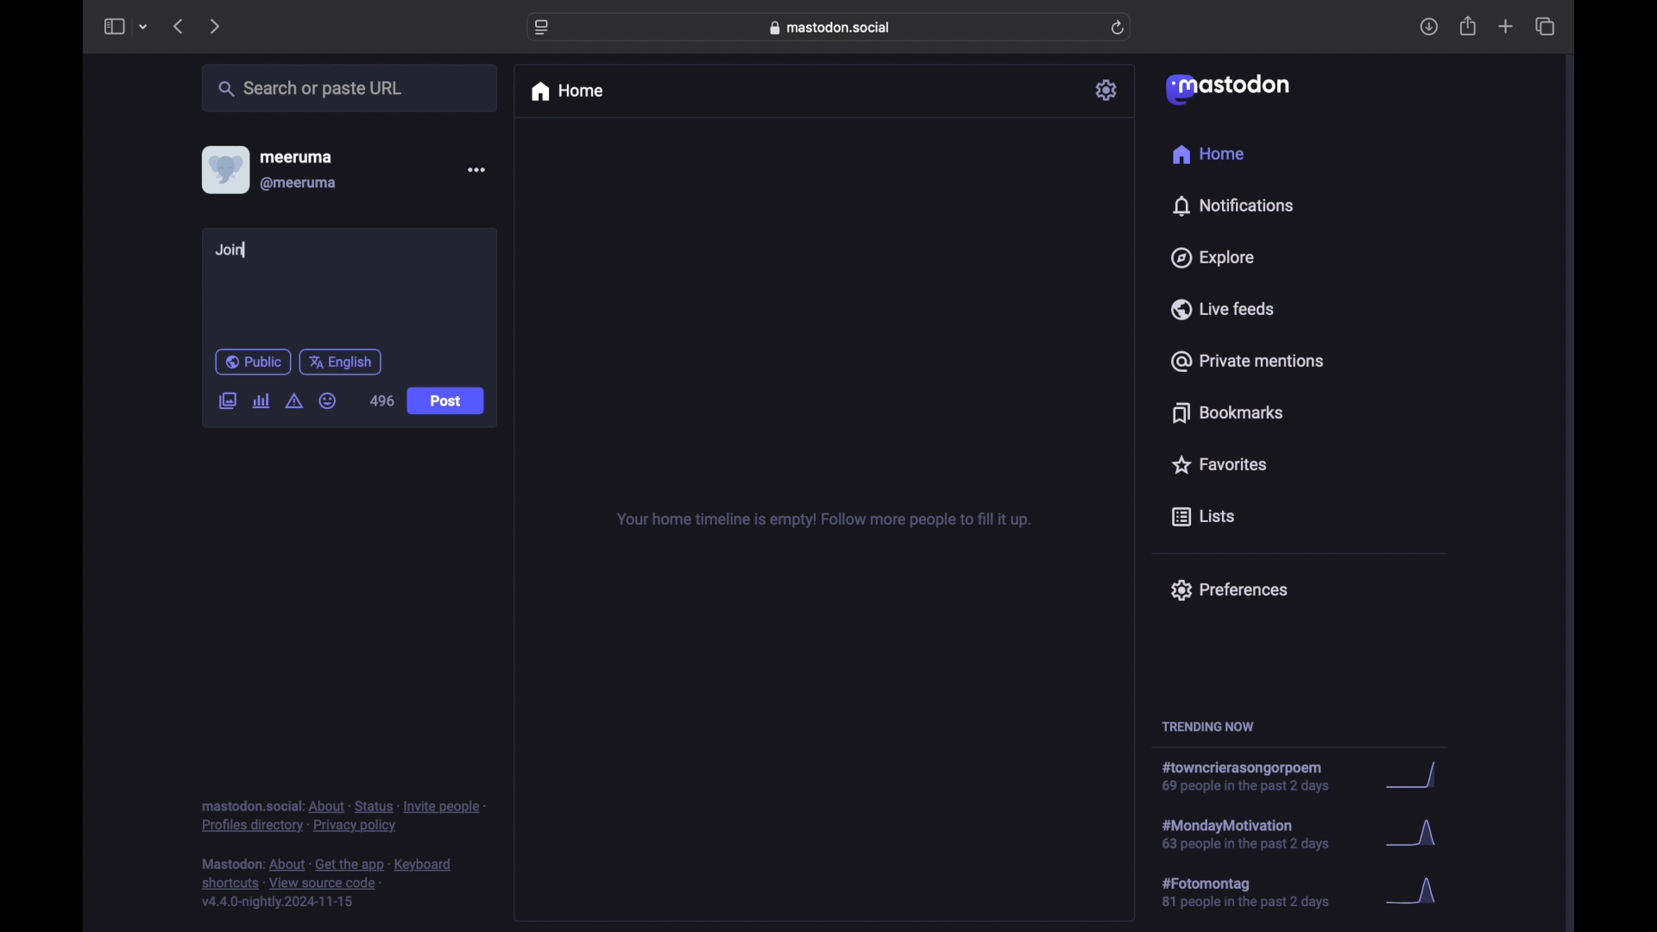  I want to click on hashtag trend, so click(1255, 778).